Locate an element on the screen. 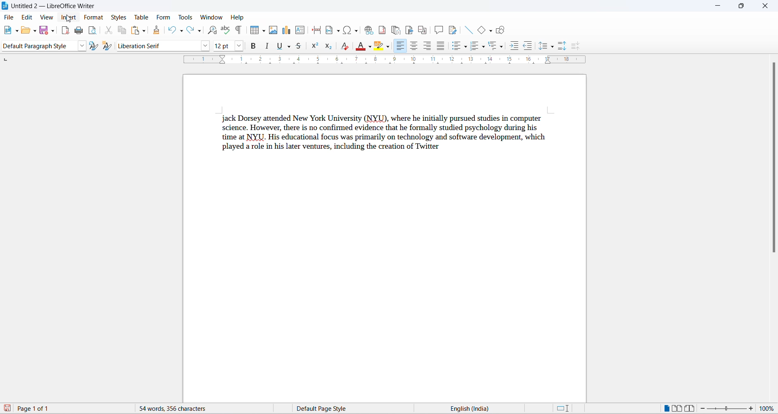 Image resolution: width=778 pixels, height=414 pixels. italics is located at coordinates (267, 45).